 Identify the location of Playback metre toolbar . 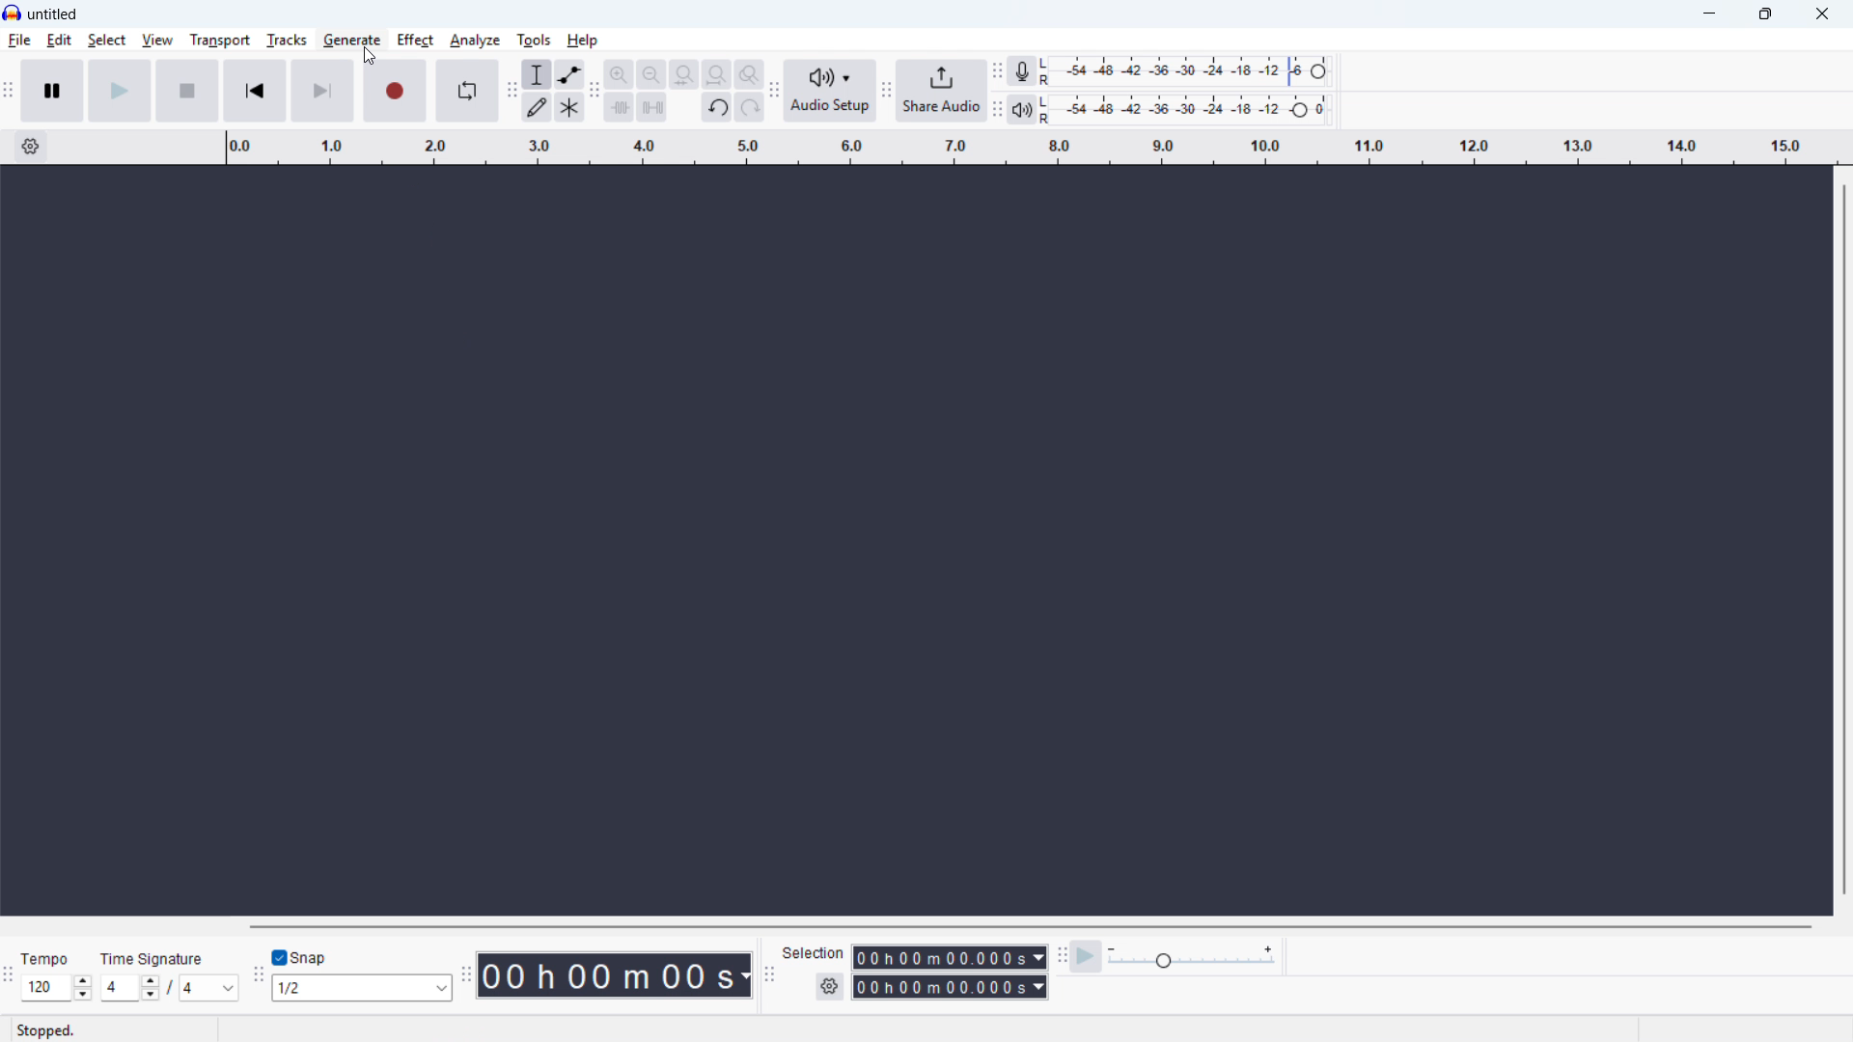
(997, 109).